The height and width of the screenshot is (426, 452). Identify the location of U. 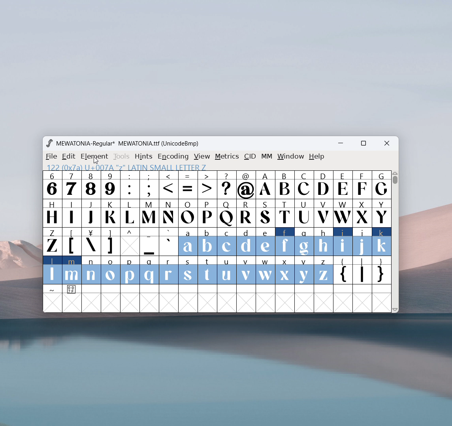
(304, 213).